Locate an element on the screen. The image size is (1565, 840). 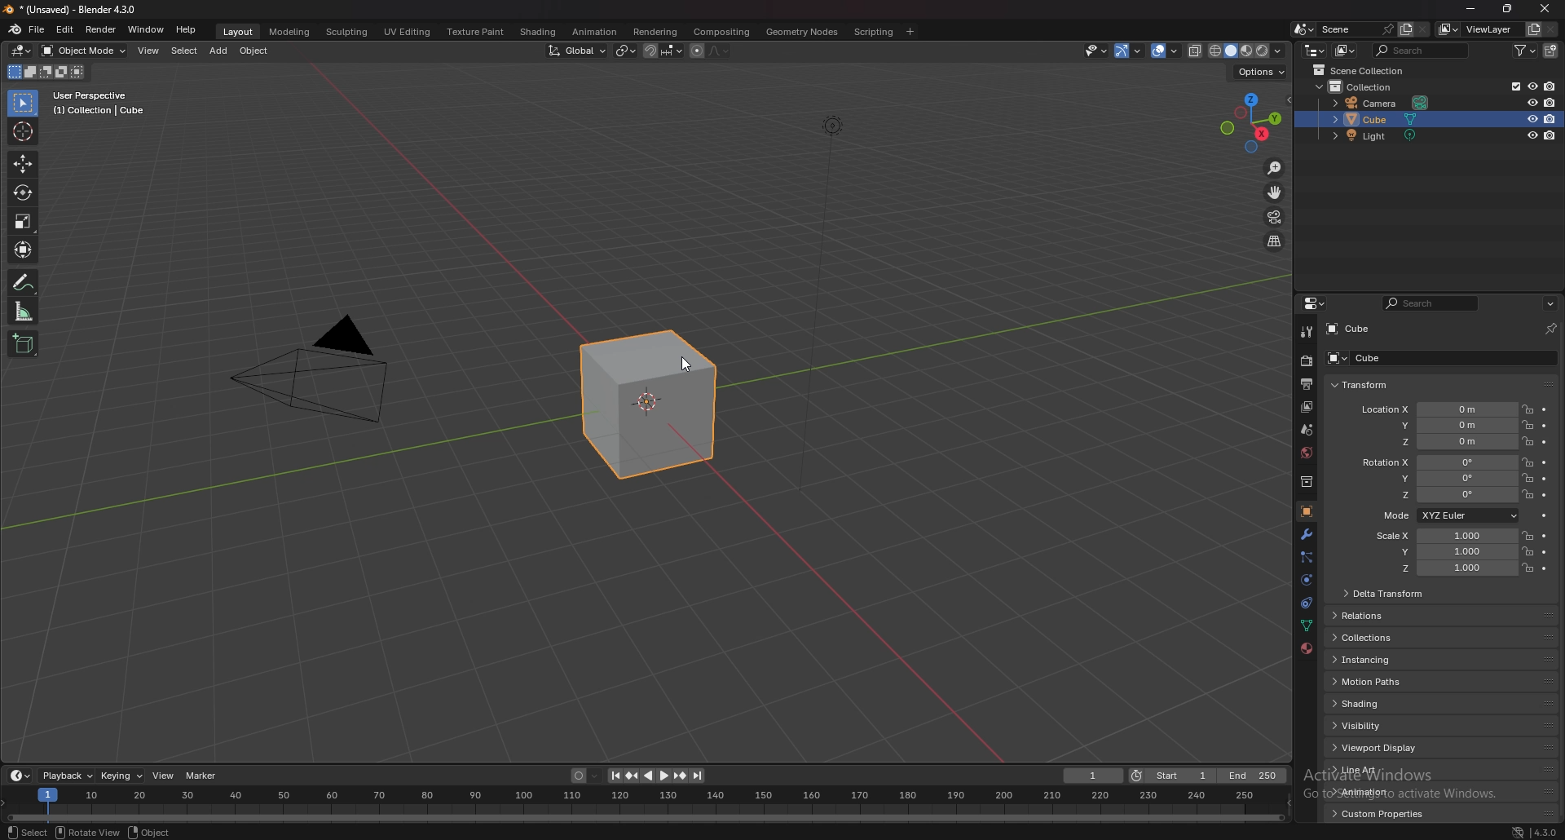
texture paint is located at coordinates (475, 32).